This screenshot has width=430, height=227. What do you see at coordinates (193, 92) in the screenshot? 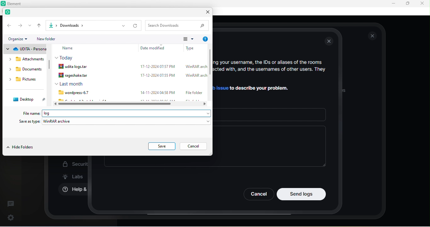
I see `File folder` at bounding box center [193, 92].